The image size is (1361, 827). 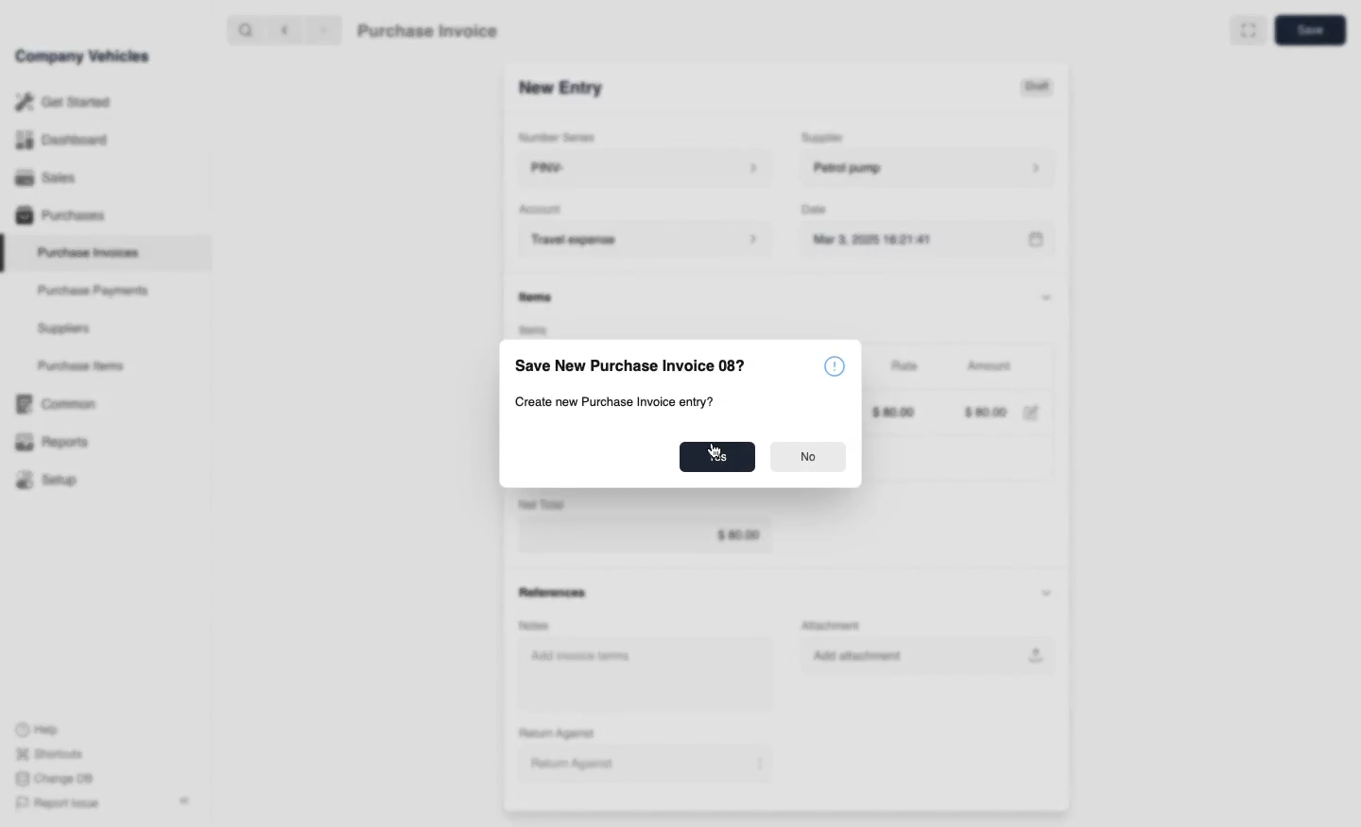 What do you see at coordinates (809, 459) in the screenshot?
I see `No` at bounding box center [809, 459].